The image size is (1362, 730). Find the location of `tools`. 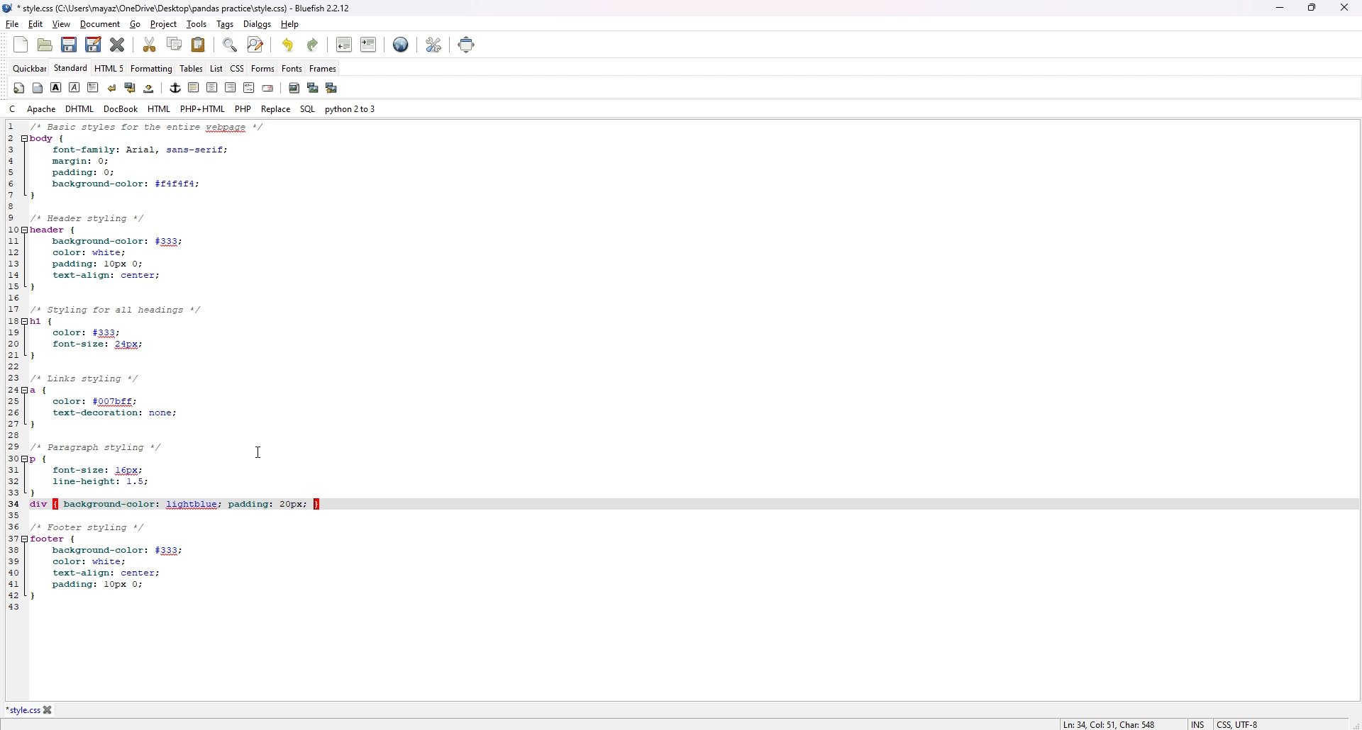

tools is located at coordinates (196, 24).